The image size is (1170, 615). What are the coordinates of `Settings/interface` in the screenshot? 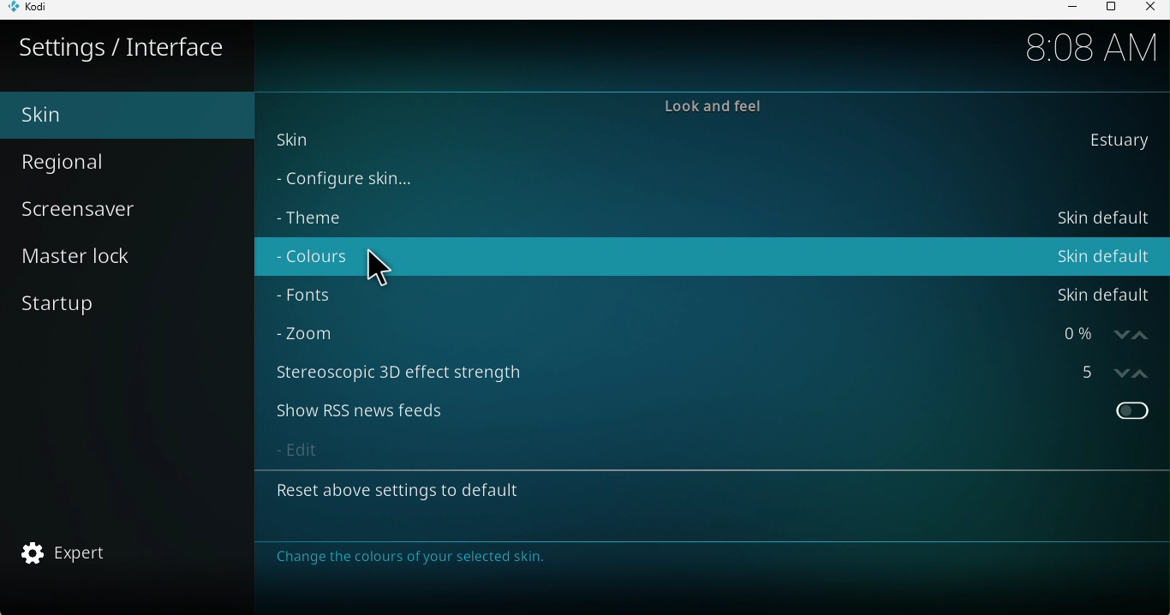 It's located at (122, 46).